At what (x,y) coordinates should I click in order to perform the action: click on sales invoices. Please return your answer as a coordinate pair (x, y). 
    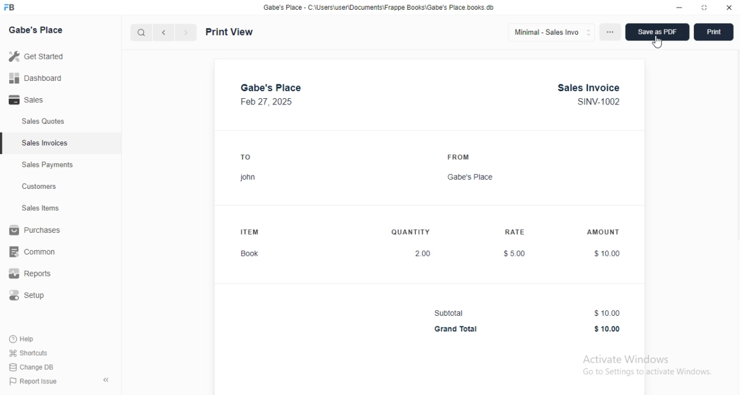
    Looking at the image, I should click on (45, 143).